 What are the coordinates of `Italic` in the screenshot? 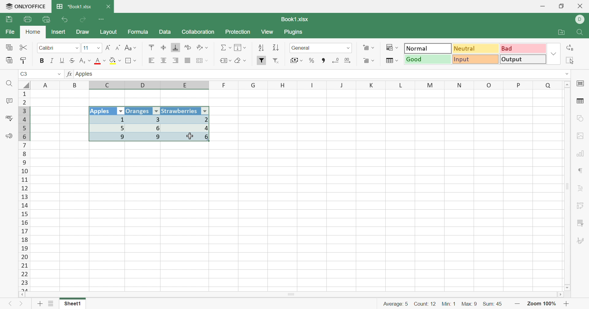 It's located at (51, 61).